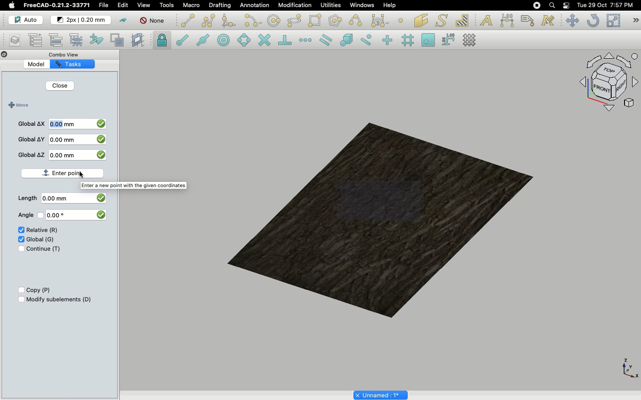  Describe the element at coordinates (221, 5) in the screenshot. I see `Drafting` at that location.